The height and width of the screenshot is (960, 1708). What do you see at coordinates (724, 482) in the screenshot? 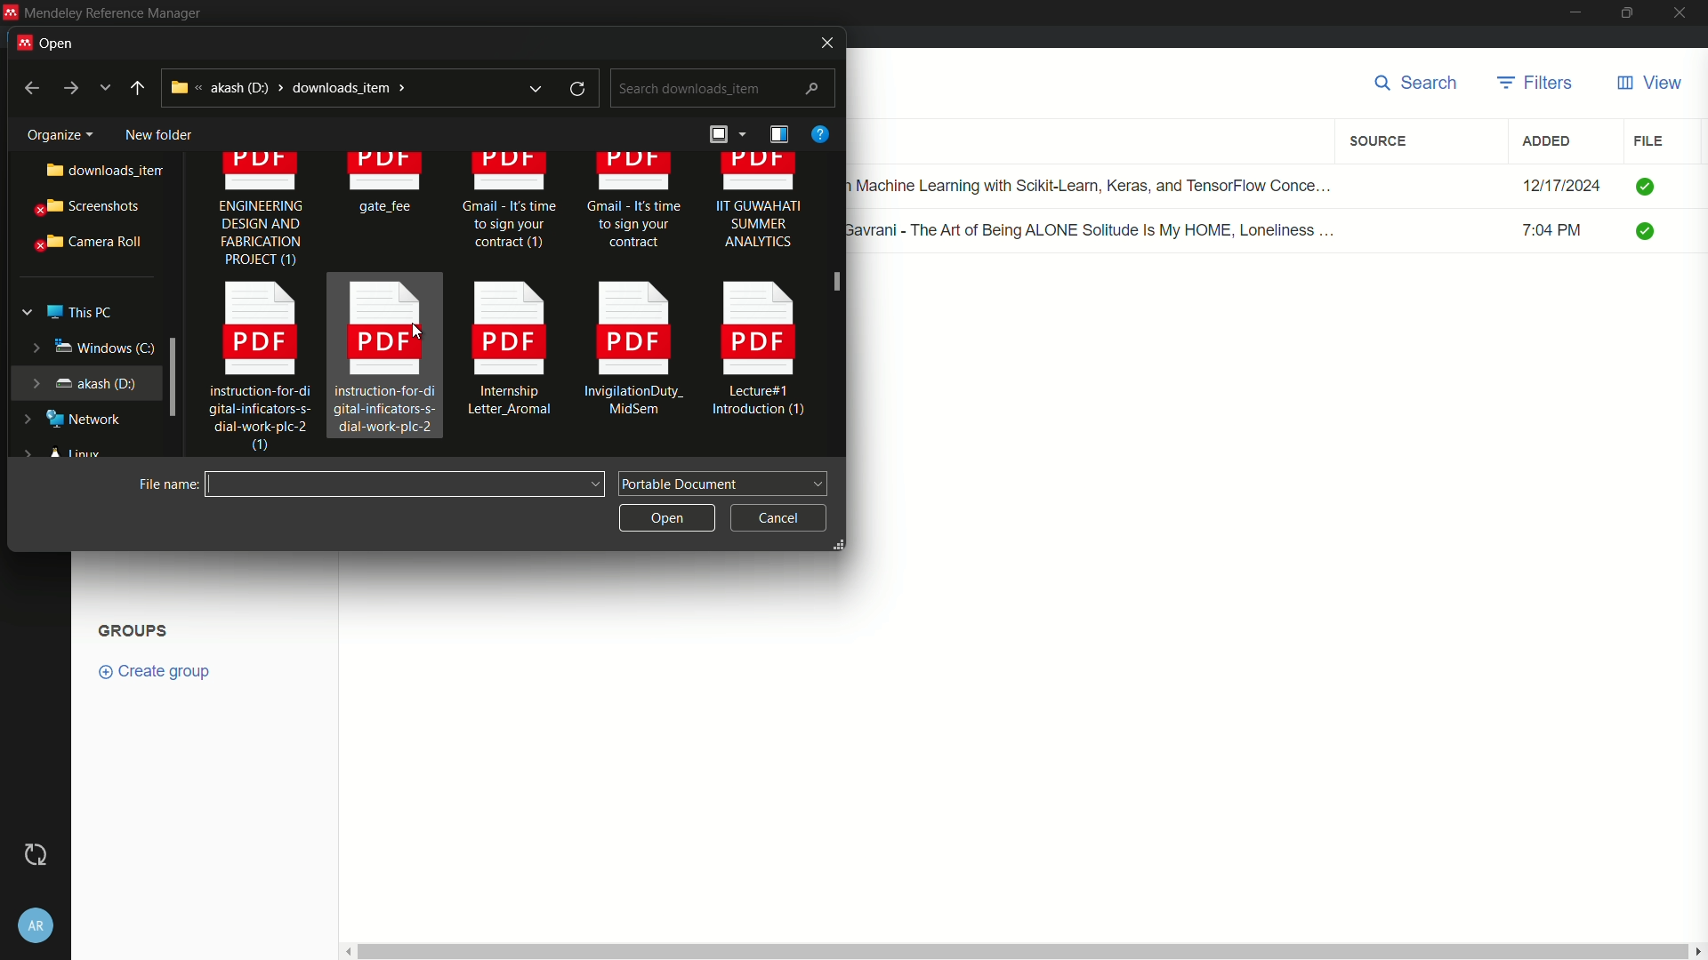
I see `portable document` at bounding box center [724, 482].